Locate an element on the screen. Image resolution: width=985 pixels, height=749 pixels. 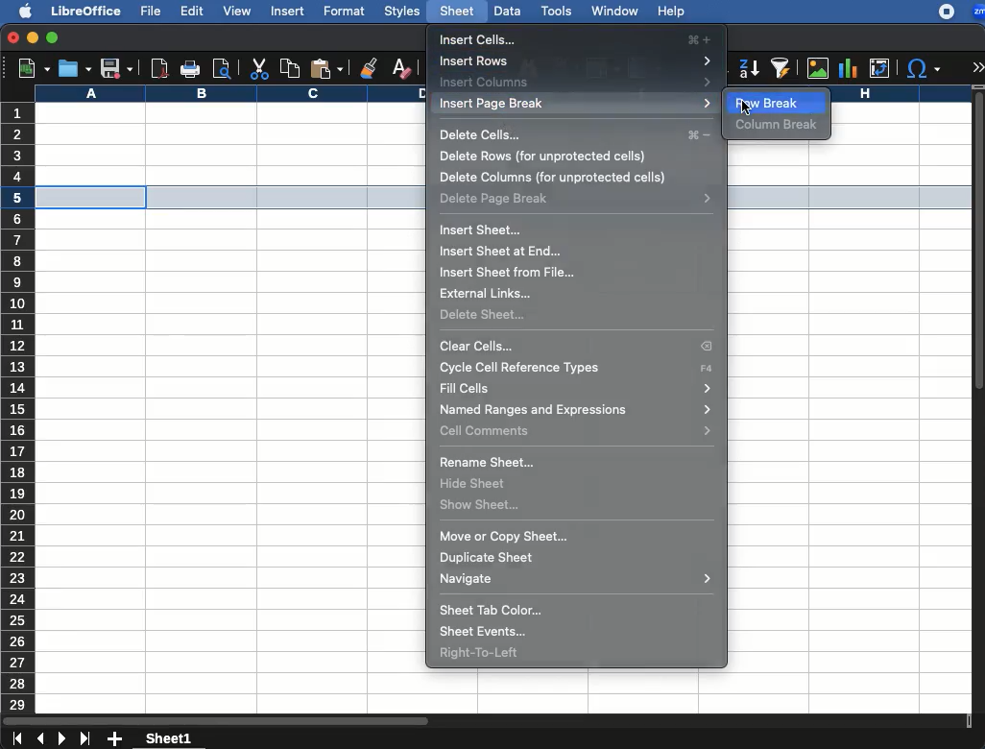
external links is located at coordinates (487, 294).